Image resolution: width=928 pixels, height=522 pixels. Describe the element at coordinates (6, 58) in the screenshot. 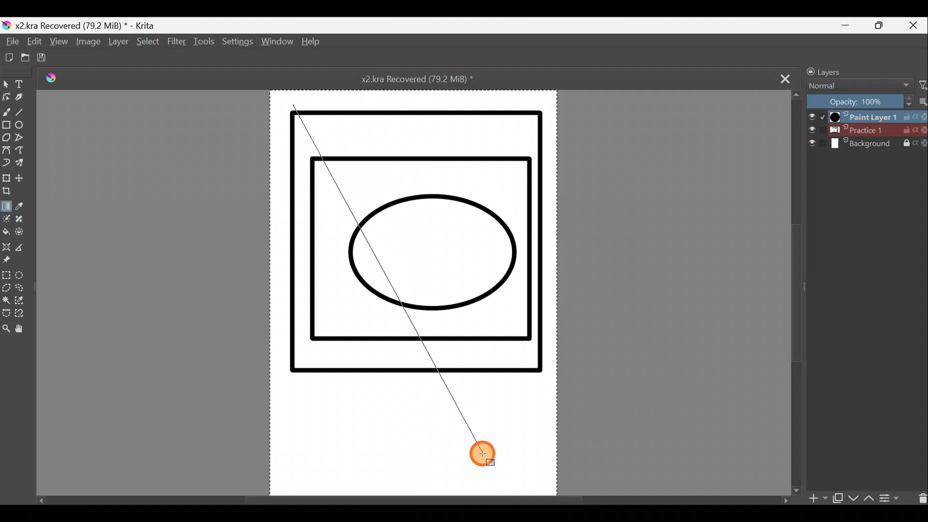

I see `Create new document` at that location.